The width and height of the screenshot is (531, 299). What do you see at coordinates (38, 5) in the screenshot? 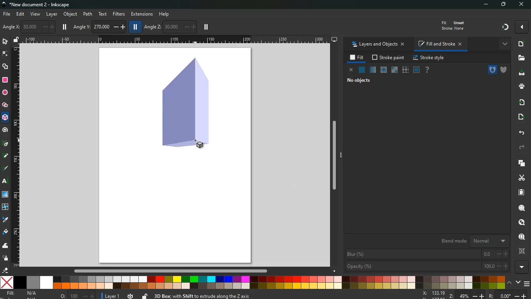
I see `inkscape` at bounding box center [38, 5].